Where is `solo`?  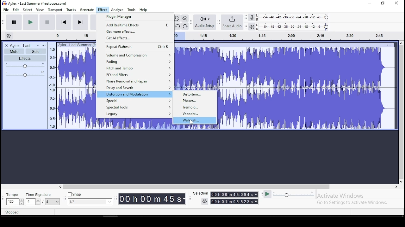 solo is located at coordinates (35, 51).